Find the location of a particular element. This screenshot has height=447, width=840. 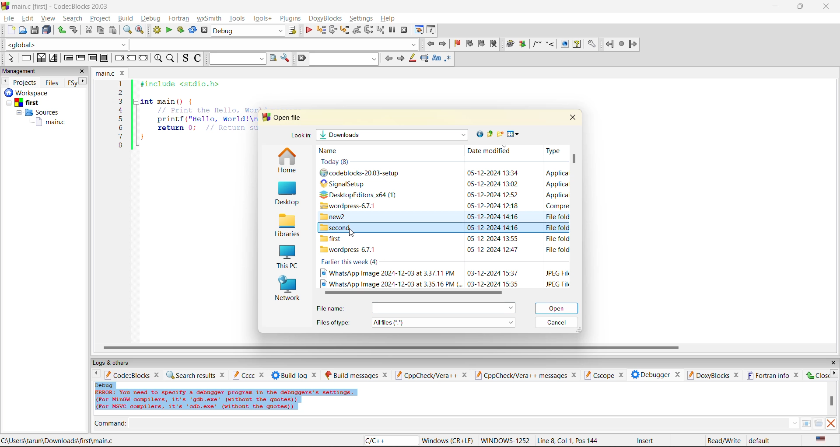

app name and file name is located at coordinates (62, 6).